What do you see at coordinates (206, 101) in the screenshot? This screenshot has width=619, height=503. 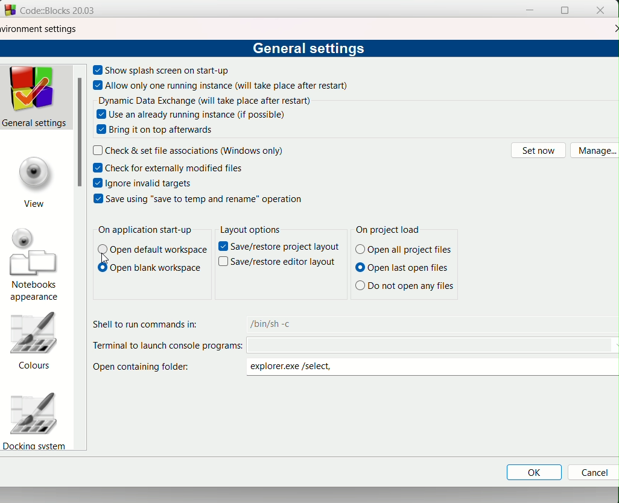 I see `text` at bounding box center [206, 101].